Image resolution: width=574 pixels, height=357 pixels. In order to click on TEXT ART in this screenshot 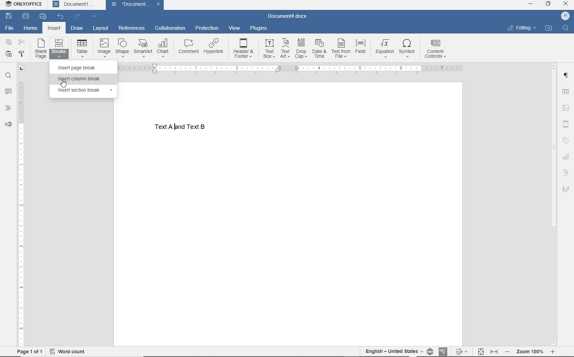, I will do `click(285, 49)`.